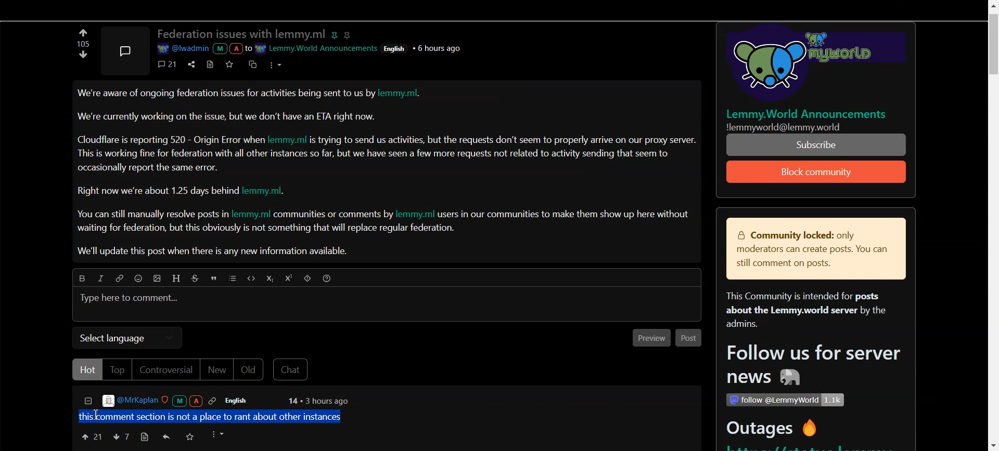 Image resolution: width=999 pixels, height=451 pixels. I want to click on lemmy.ml., so click(405, 95).